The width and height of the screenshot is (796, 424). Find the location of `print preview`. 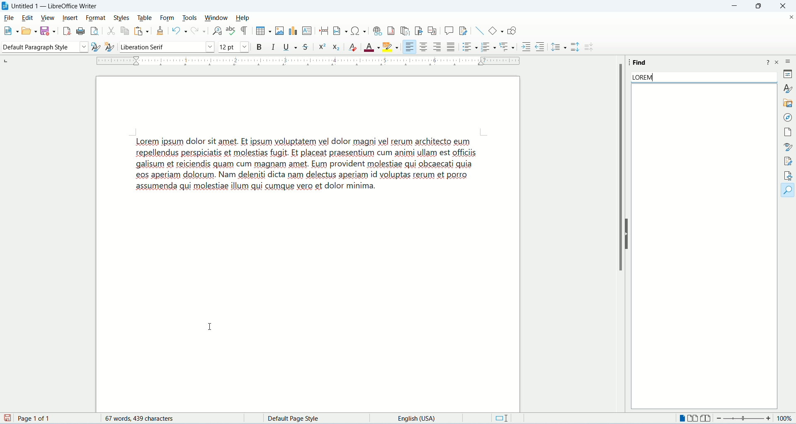

print preview is located at coordinates (94, 32).